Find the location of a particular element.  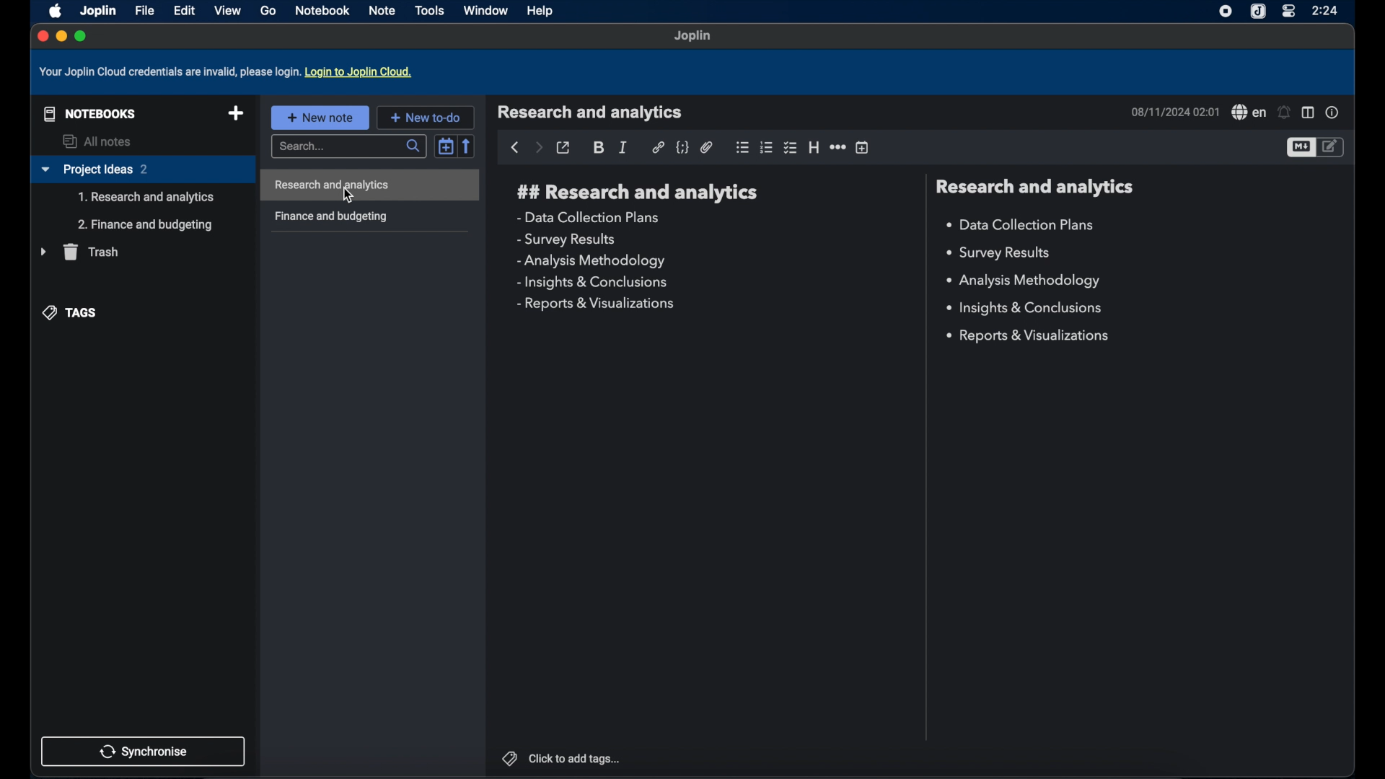

insights and conclusions is located at coordinates (1026, 309).